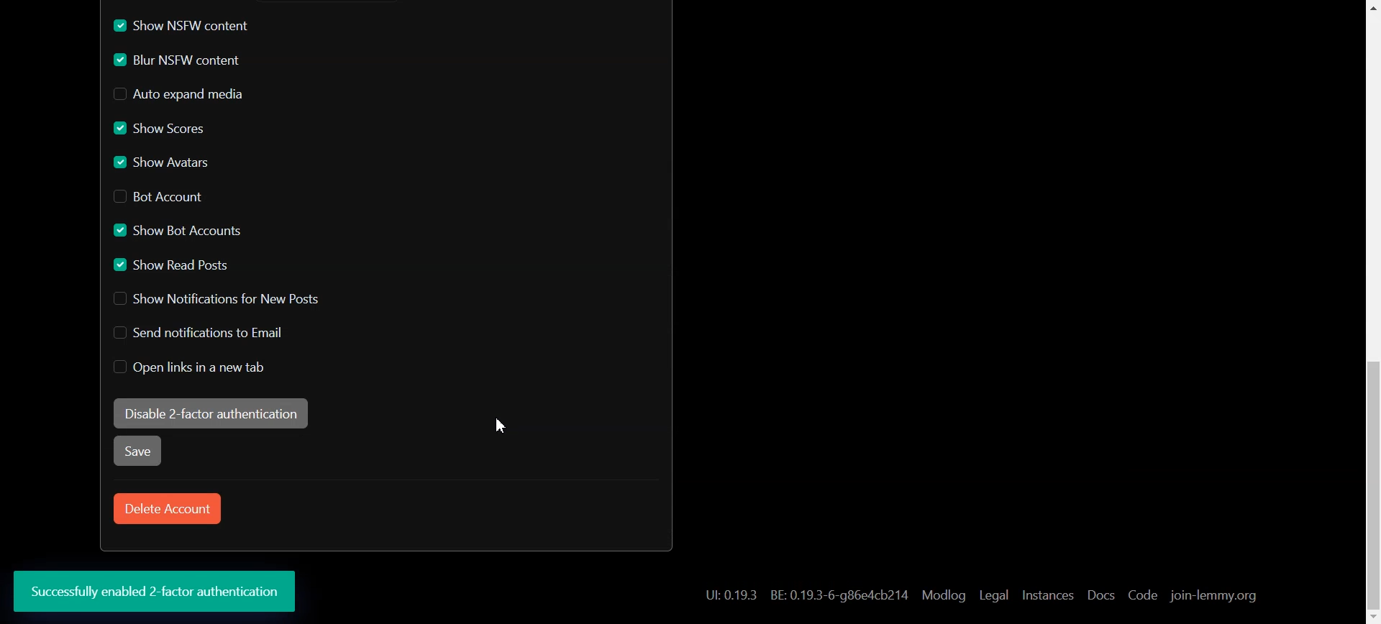  What do you see at coordinates (180, 228) in the screenshot?
I see `Enable Show Bot Account` at bounding box center [180, 228].